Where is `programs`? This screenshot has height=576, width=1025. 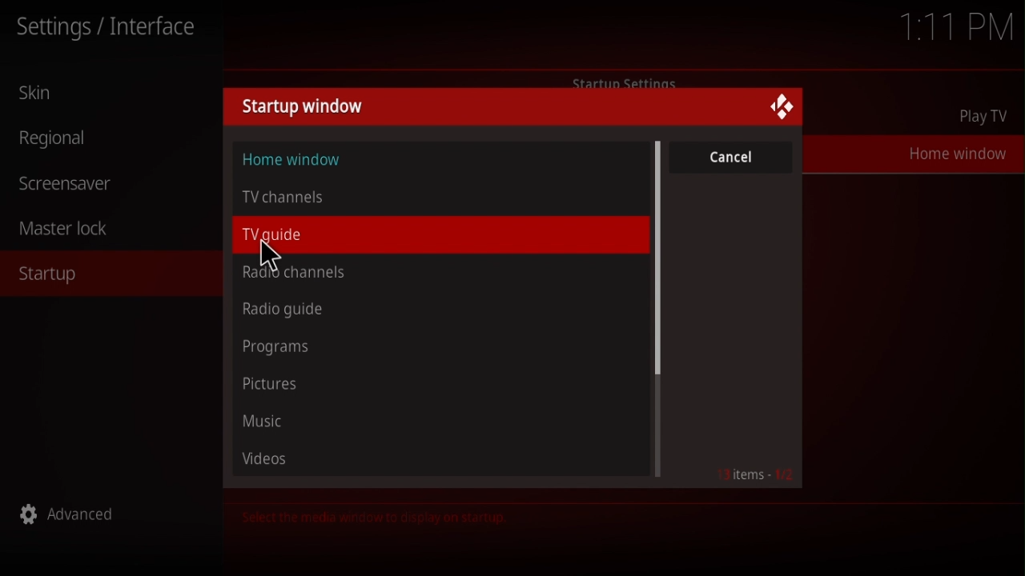 programs is located at coordinates (281, 346).